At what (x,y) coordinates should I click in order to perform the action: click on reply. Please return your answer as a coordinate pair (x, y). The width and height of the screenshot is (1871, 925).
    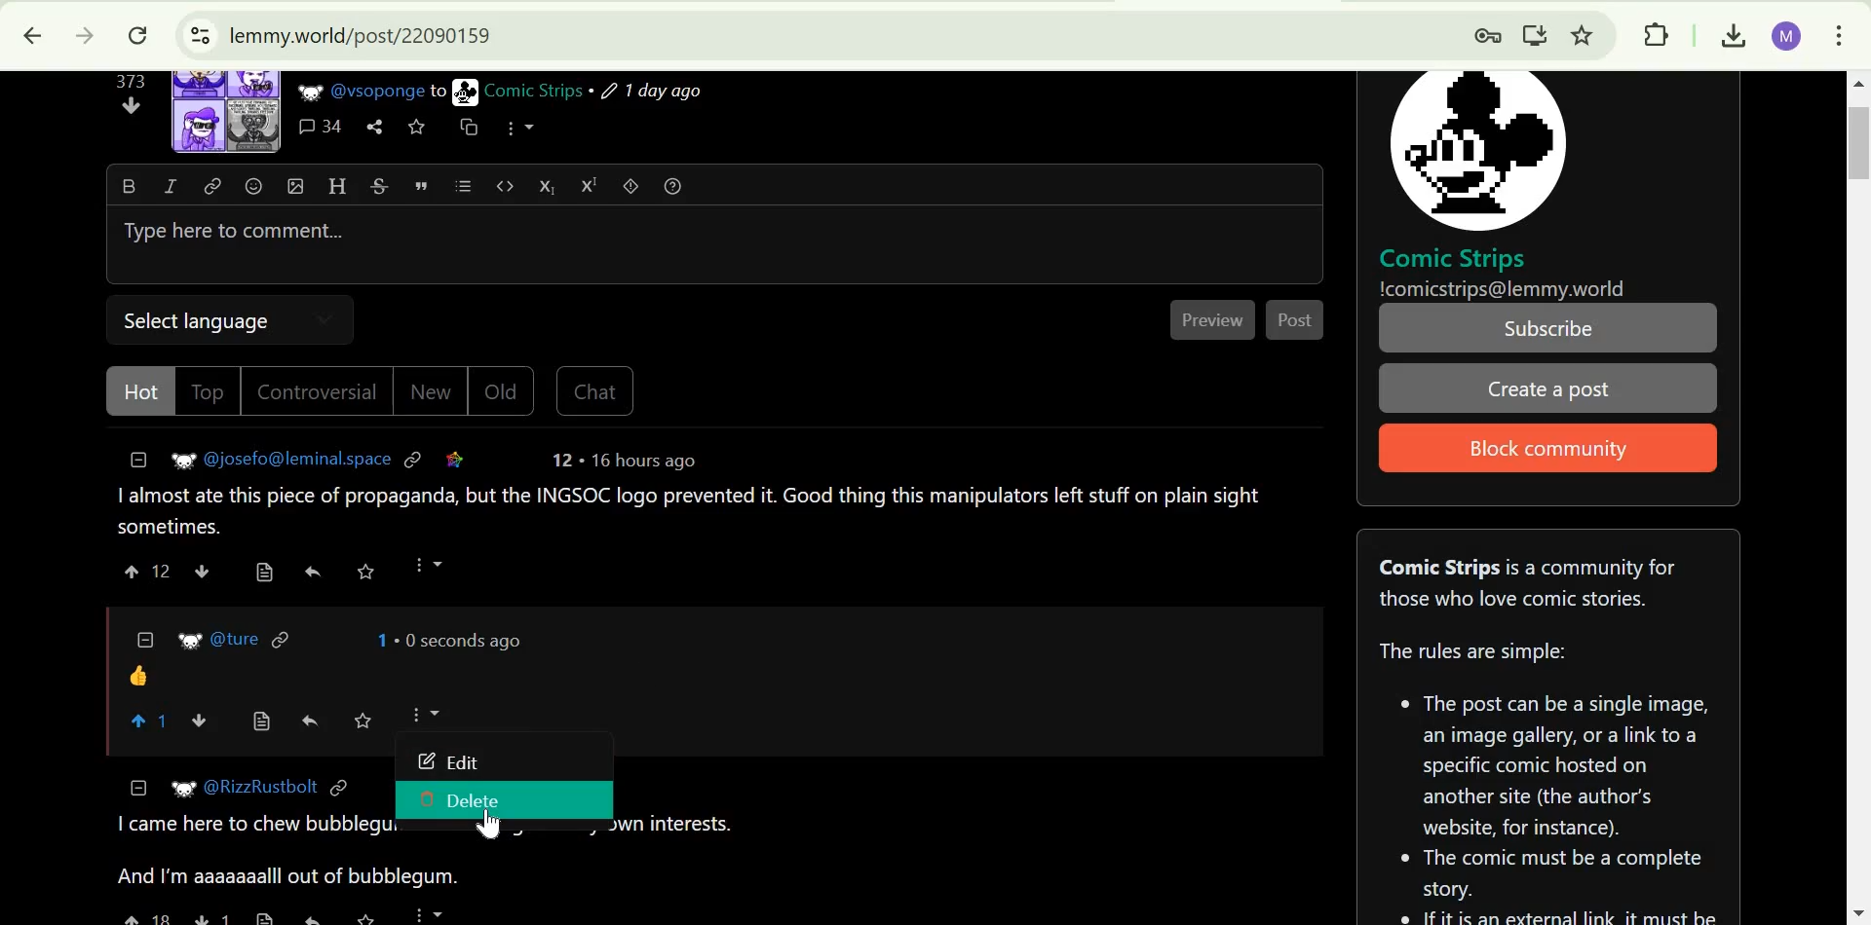
    Looking at the image, I should click on (310, 721).